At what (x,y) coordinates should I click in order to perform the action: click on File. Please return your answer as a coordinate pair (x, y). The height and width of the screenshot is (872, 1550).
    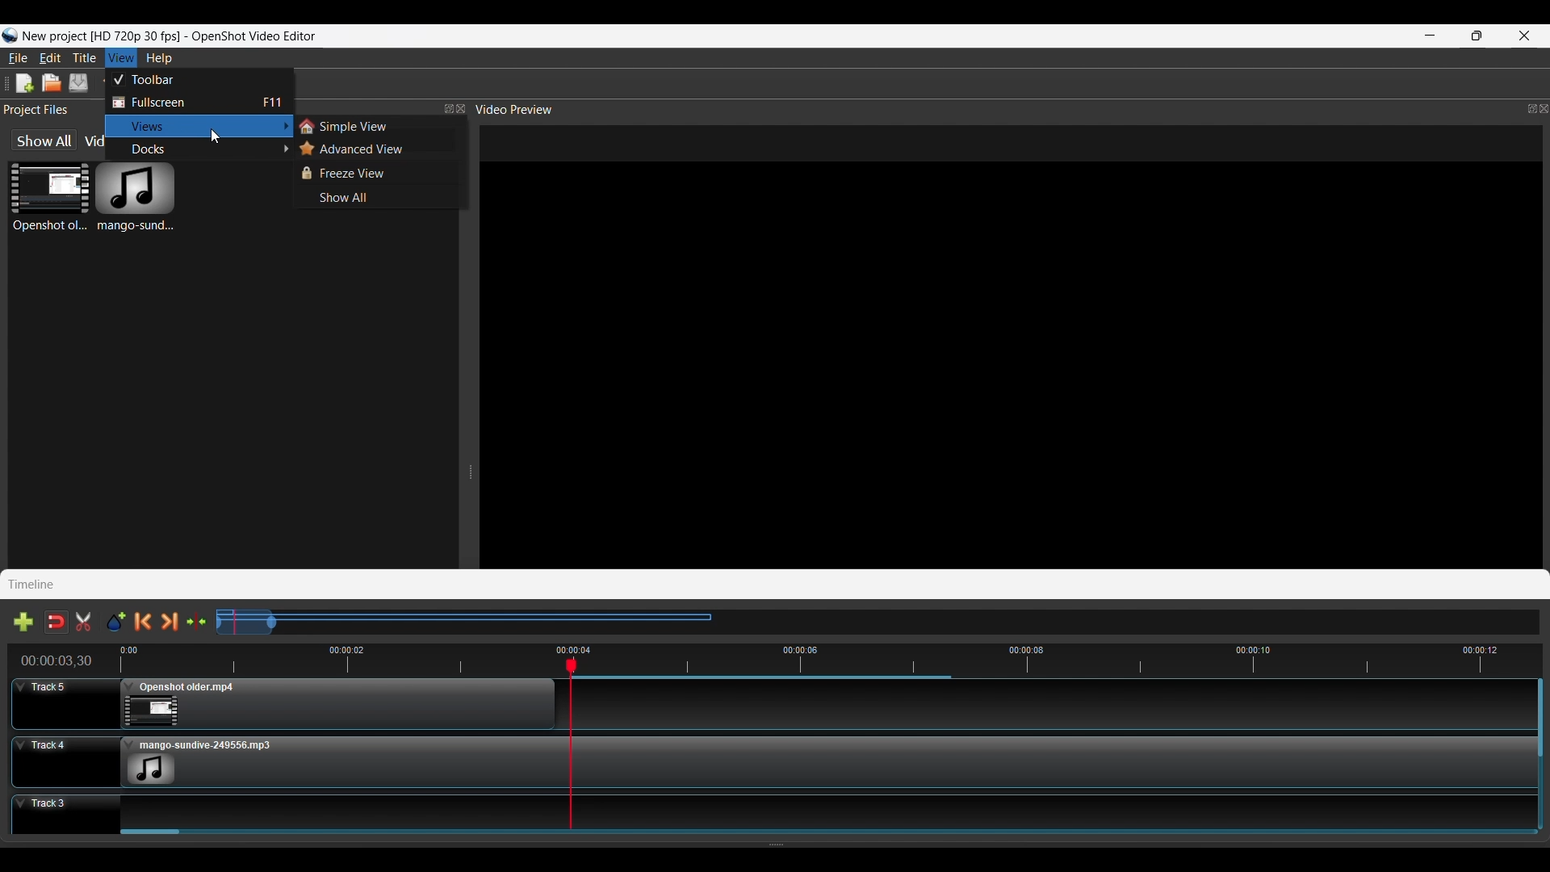
    Looking at the image, I should click on (19, 58).